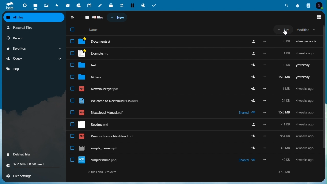  What do you see at coordinates (194, 125) in the screenshot?
I see `J) J Readme` at bounding box center [194, 125].